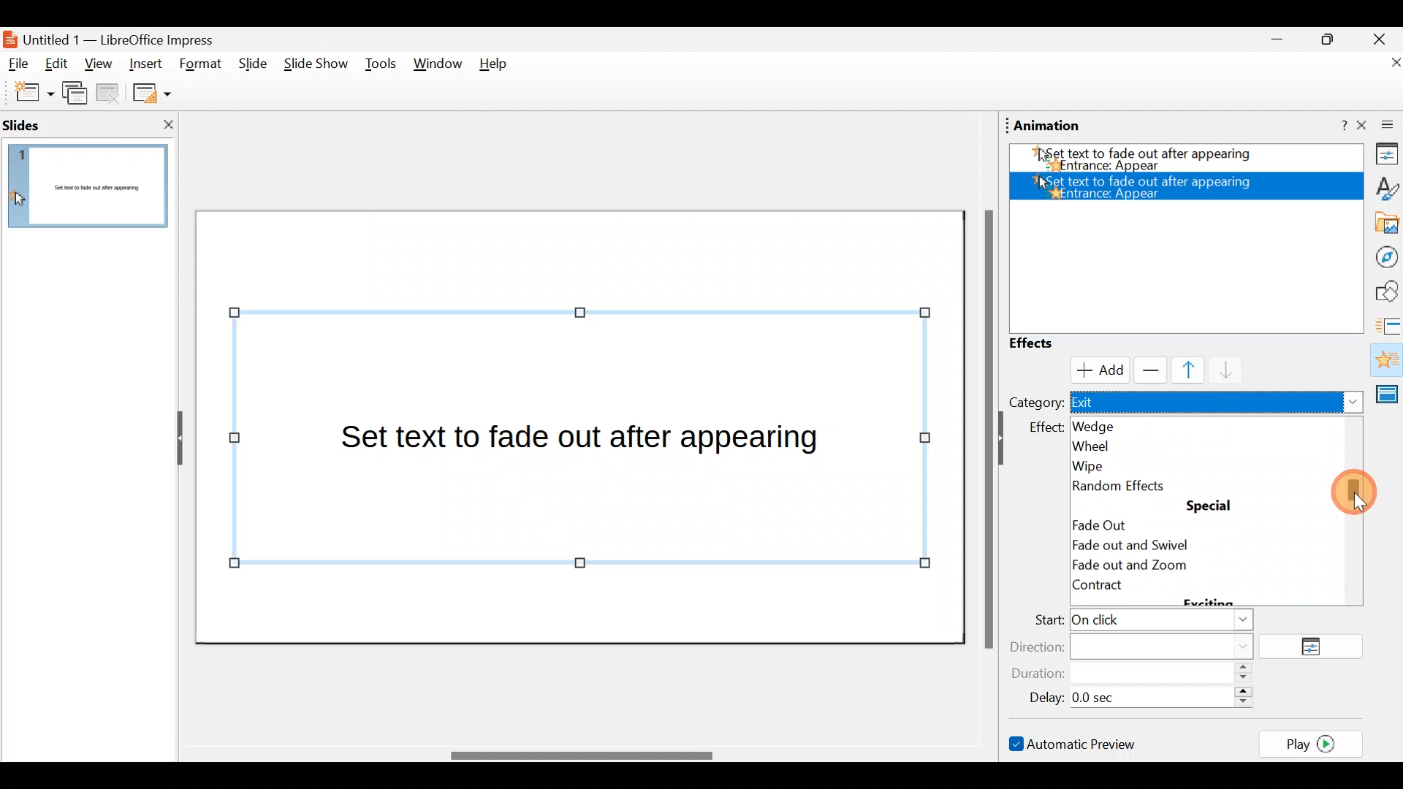 The height and width of the screenshot is (789, 1403). Describe the element at coordinates (314, 67) in the screenshot. I see `Slide show` at that location.